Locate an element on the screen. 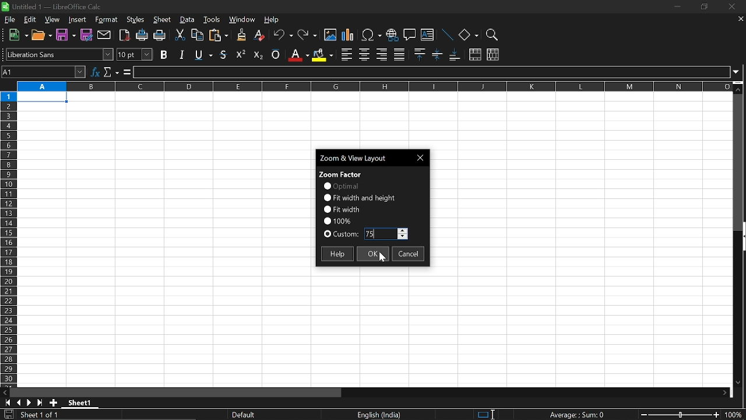  insert chart is located at coordinates (348, 36).